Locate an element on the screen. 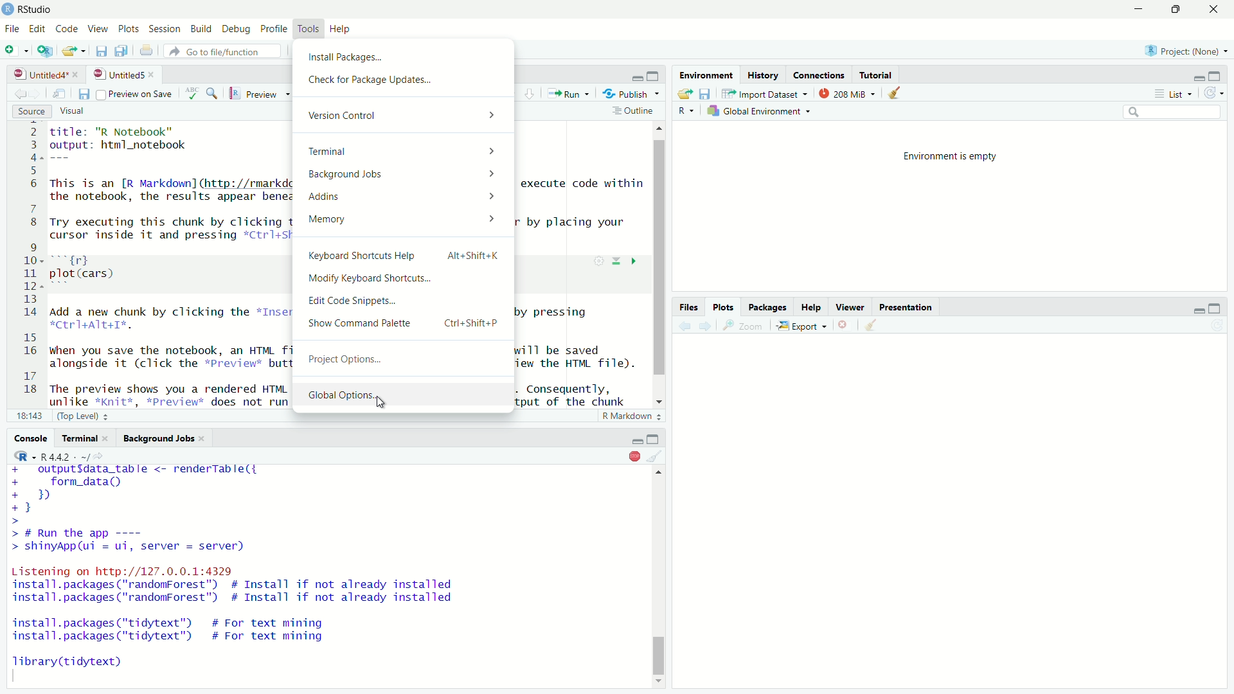 This screenshot has width=1234, height=694. R is located at coordinates (683, 111).